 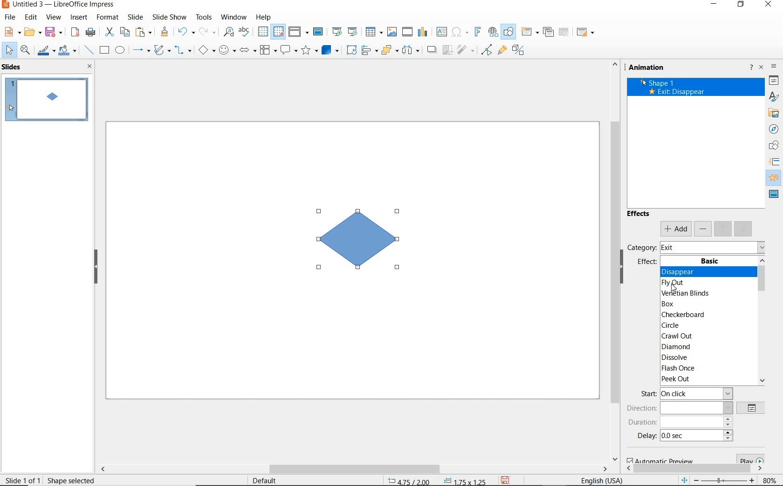 I want to click on connectors, so click(x=183, y=50).